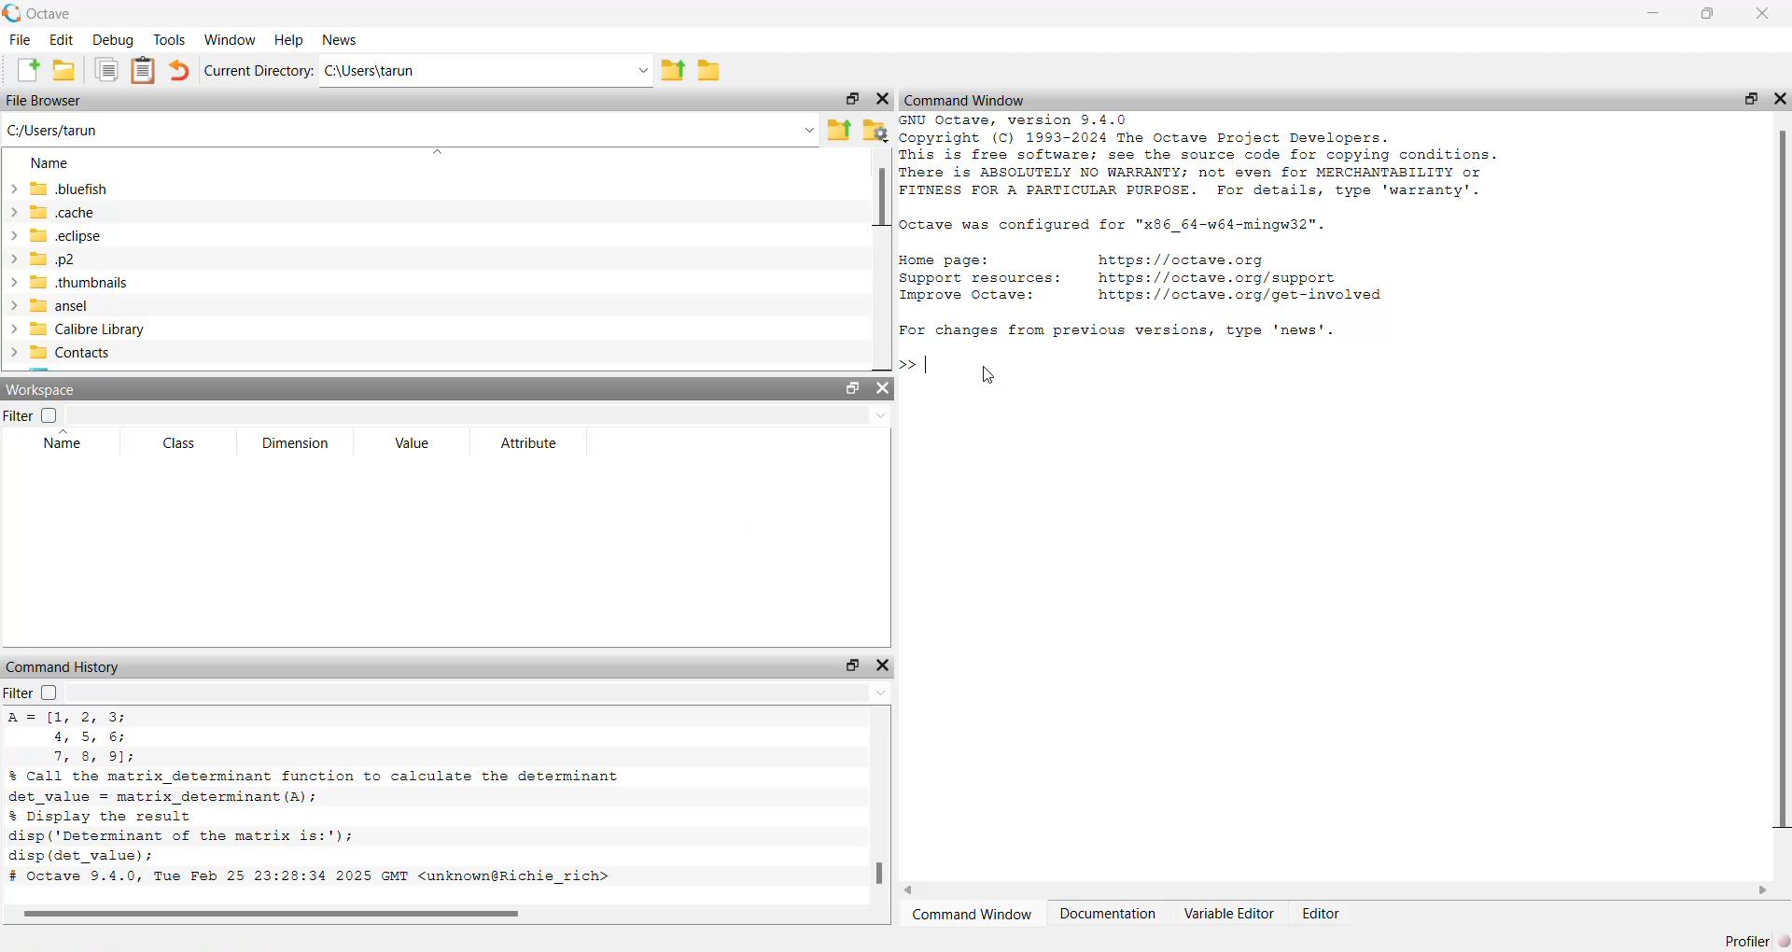 This screenshot has width=1792, height=952. What do you see at coordinates (1757, 939) in the screenshot?
I see `profiler` at bounding box center [1757, 939].